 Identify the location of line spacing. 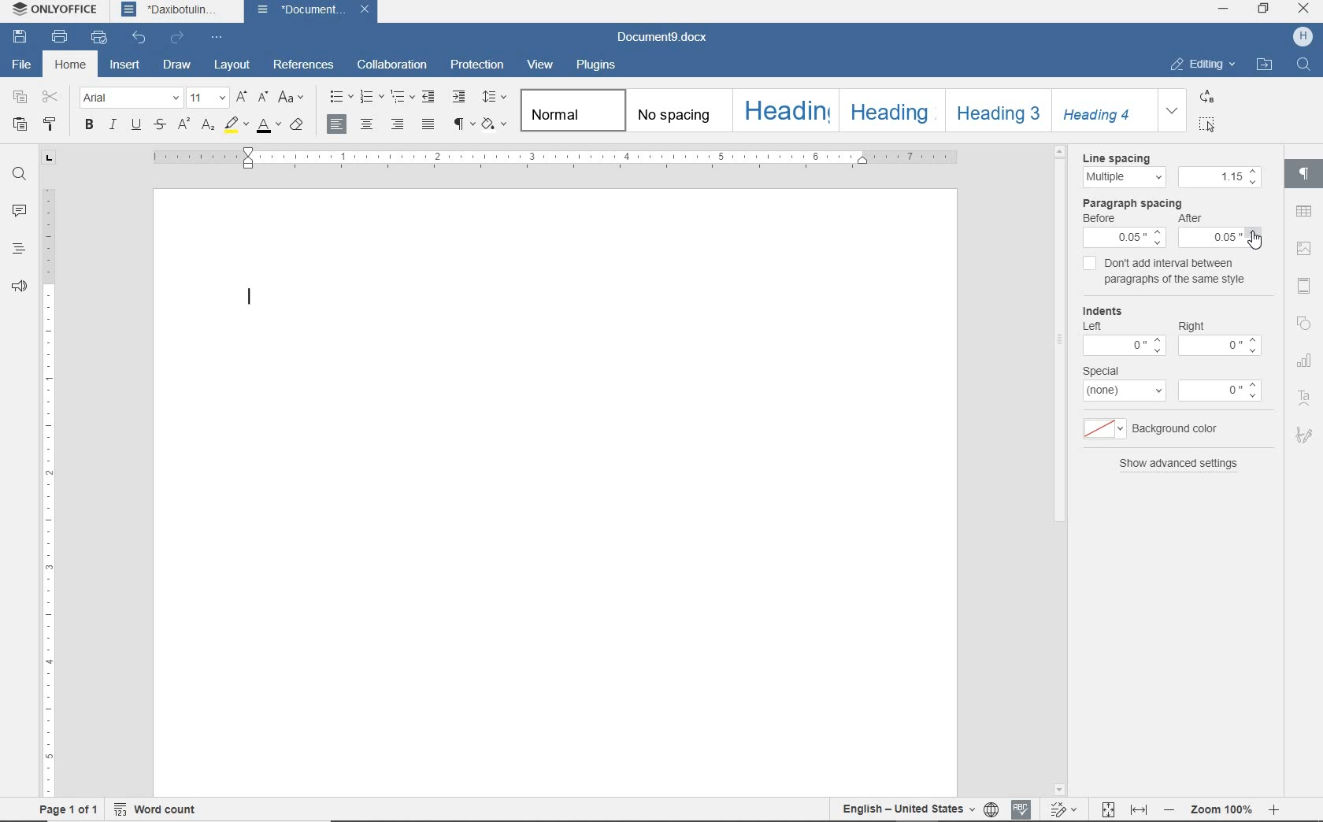
(1116, 158).